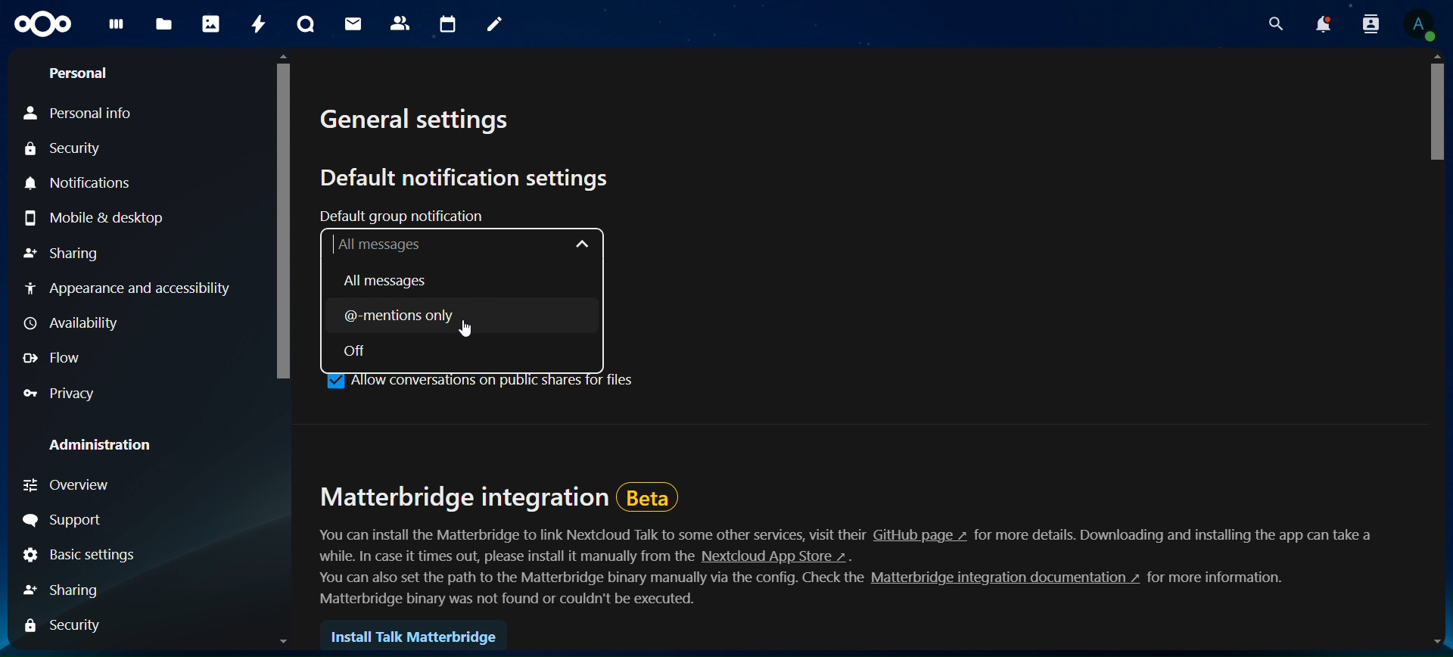  What do you see at coordinates (166, 25) in the screenshot?
I see `files` at bounding box center [166, 25].